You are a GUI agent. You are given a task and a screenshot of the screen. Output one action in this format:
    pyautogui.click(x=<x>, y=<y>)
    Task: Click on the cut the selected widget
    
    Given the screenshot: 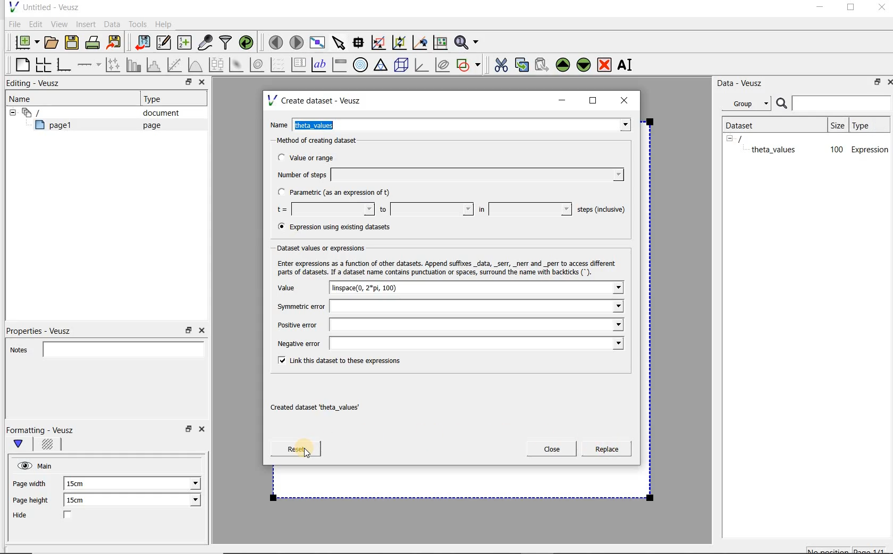 What is the action you would take?
    pyautogui.click(x=499, y=64)
    